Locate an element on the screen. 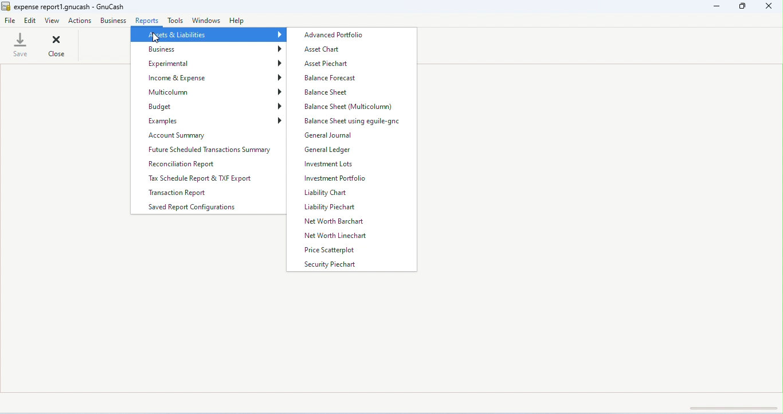  minimize is located at coordinates (715, 7).